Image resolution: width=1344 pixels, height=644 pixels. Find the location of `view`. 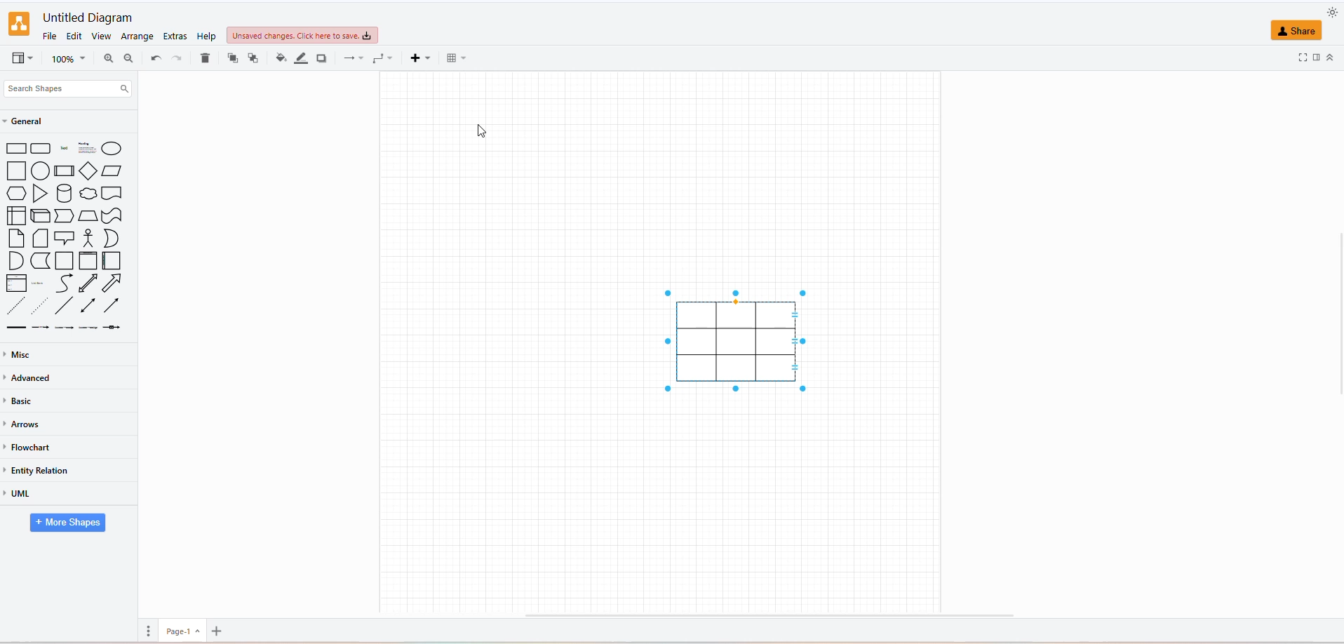

view is located at coordinates (20, 61).